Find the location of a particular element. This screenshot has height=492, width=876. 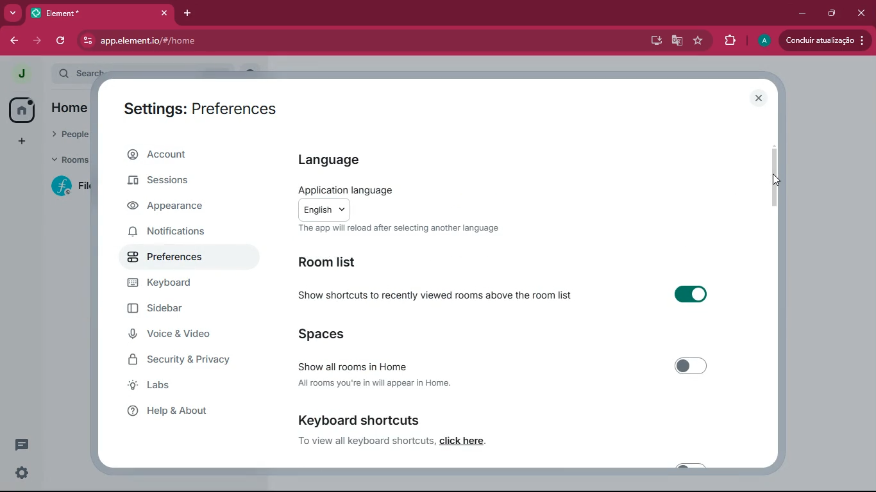

click here is located at coordinates (464, 441).